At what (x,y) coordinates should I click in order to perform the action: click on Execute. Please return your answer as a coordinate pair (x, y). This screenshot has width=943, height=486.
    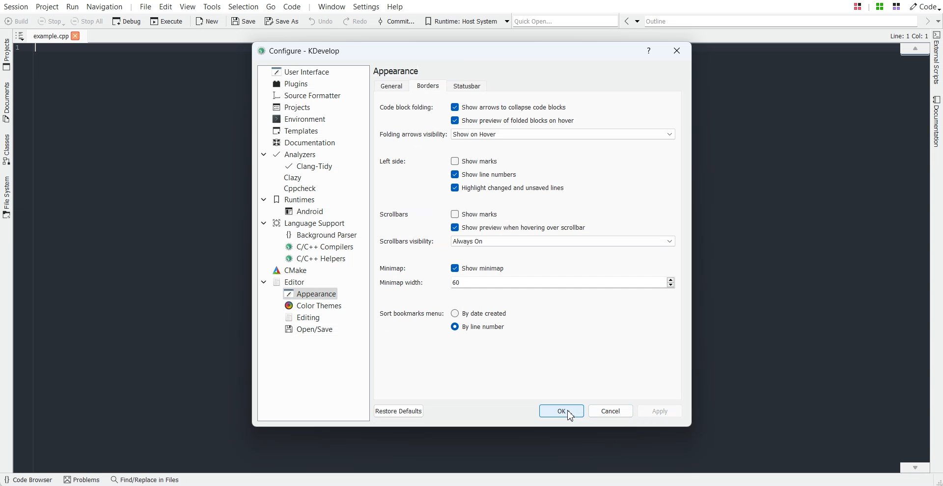
    Looking at the image, I should click on (166, 21).